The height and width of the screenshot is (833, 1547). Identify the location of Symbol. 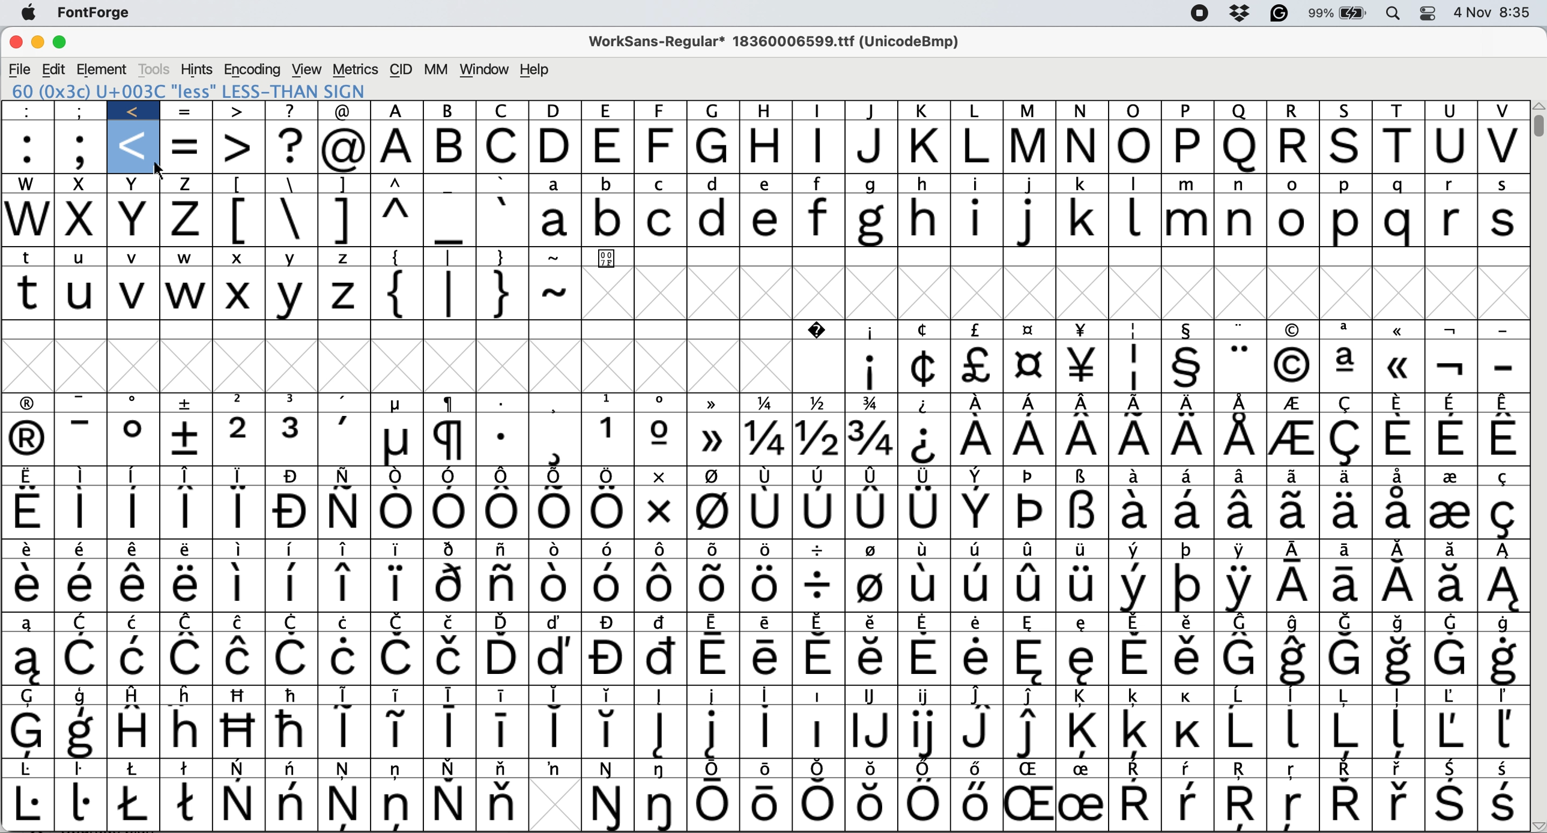
(928, 697).